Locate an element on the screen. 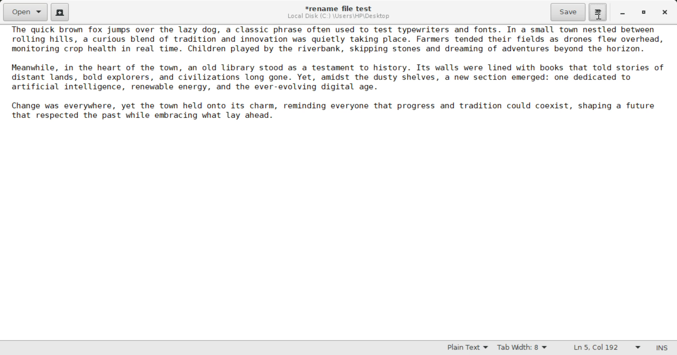  File Location is located at coordinates (338, 16).